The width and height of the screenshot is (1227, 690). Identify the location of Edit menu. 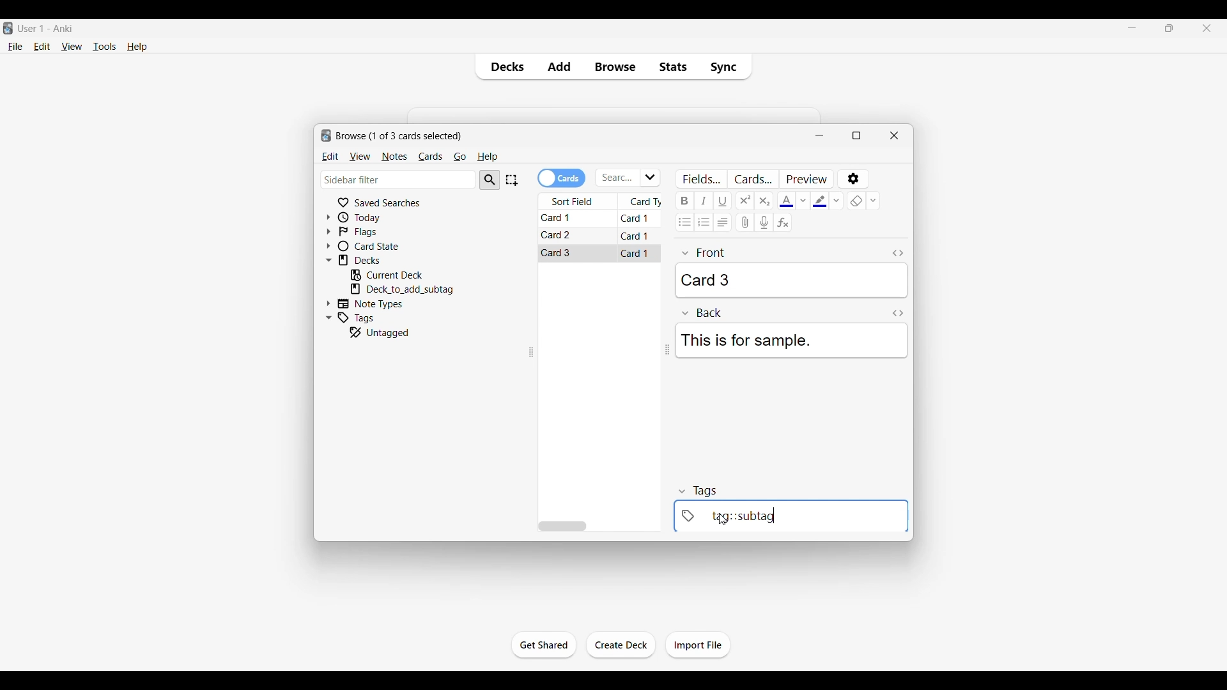
(42, 46).